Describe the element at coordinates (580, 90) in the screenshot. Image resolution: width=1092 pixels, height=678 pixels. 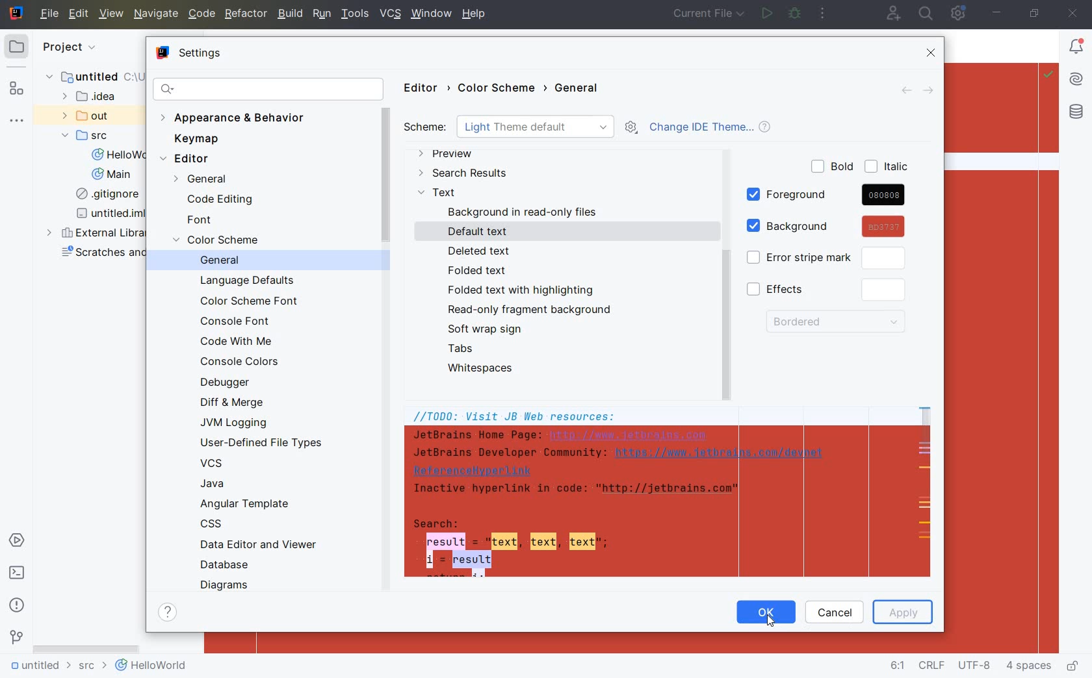
I see `GENERAL` at that location.